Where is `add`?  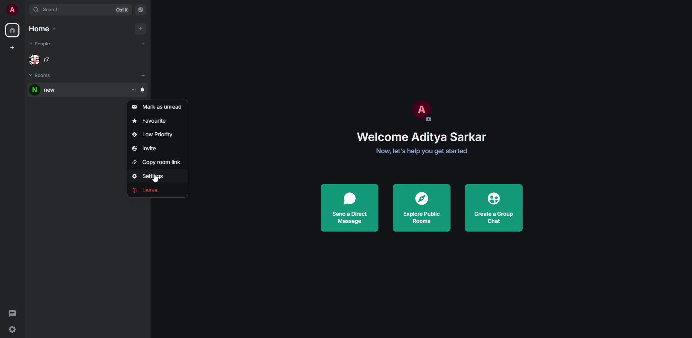
add is located at coordinates (143, 43).